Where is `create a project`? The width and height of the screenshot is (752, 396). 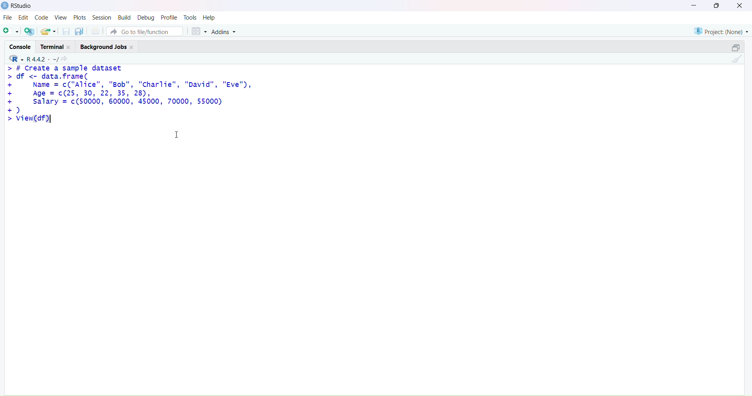 create a project is located at coordinates (29, 31).